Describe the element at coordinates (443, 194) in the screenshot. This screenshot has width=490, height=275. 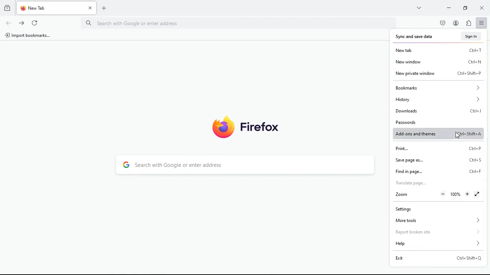
I see `Zoom out` at that location.